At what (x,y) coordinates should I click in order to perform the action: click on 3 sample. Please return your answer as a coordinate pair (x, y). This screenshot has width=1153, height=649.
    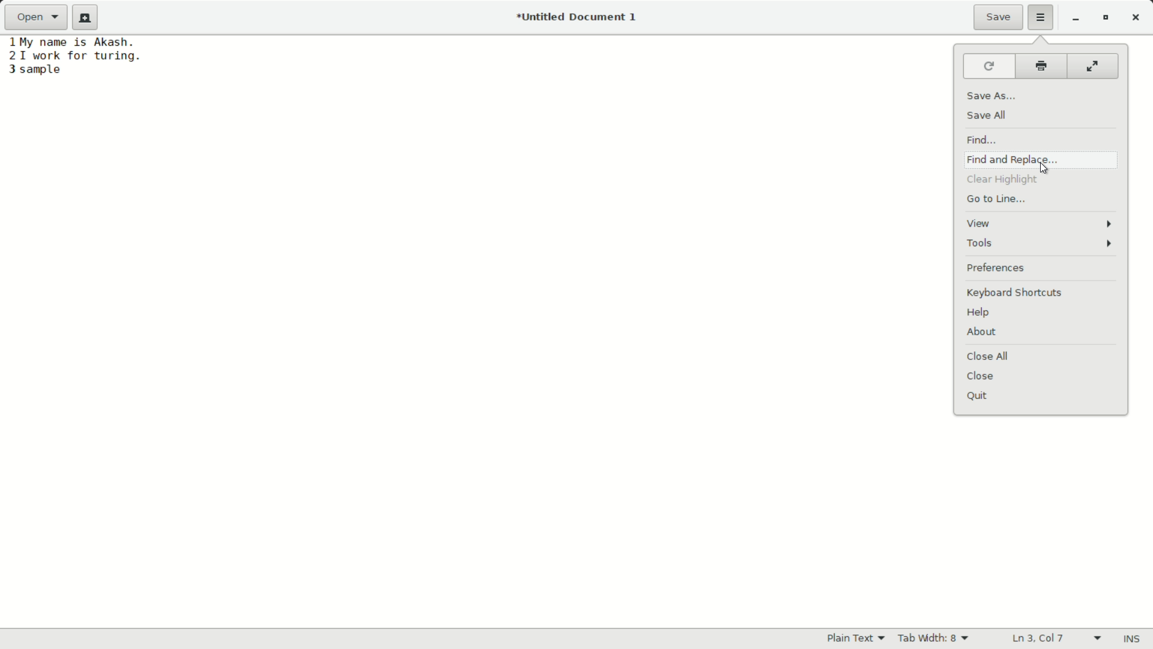
    Looking at the image, I should click on (35, 70).